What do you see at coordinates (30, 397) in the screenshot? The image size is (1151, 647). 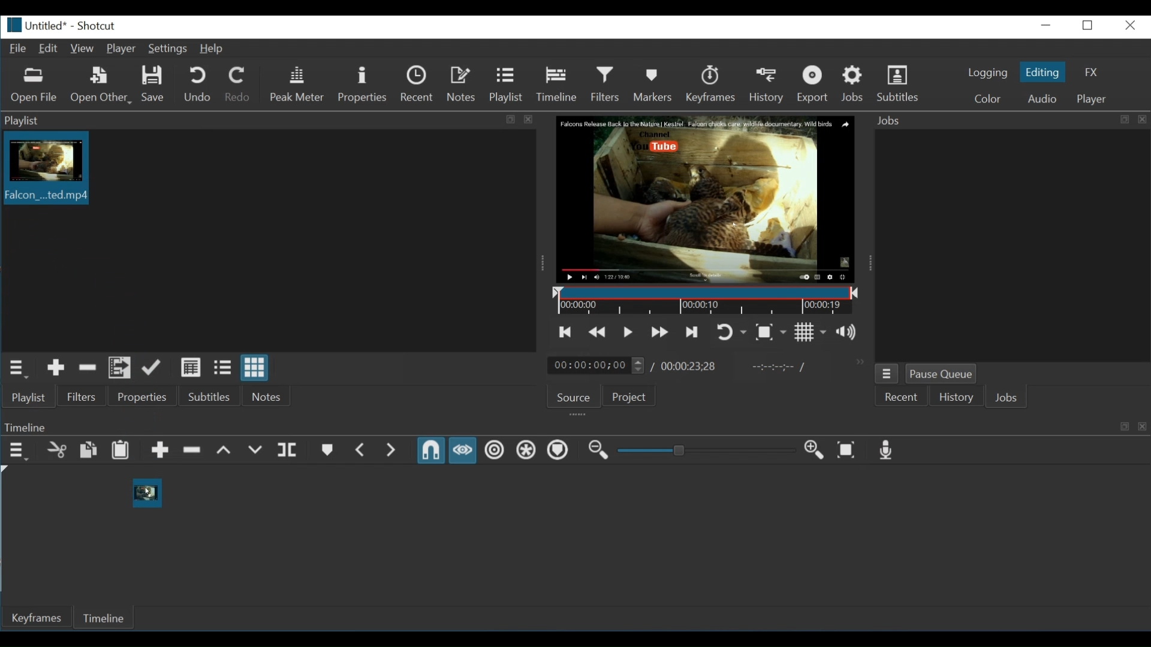 I see `Playlist` at bounding box center [30, 397].